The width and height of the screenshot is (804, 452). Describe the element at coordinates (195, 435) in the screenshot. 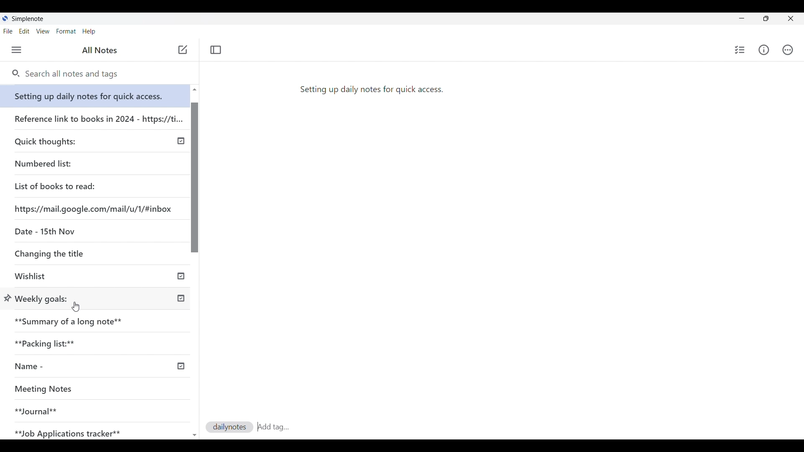

I see `Quick slide to top` at that location.